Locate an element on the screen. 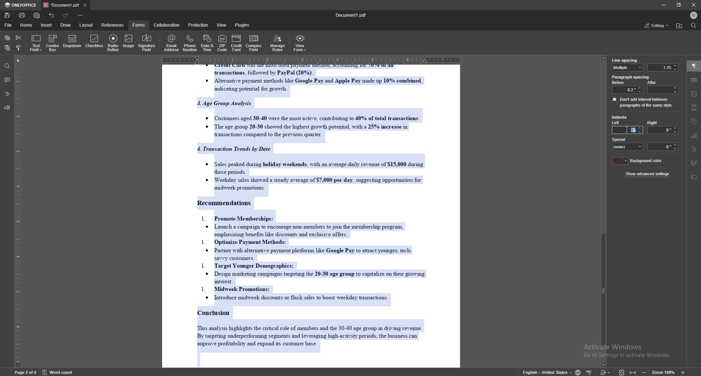 The image size is (701, 376). draw is located at coordinates (67, 24).